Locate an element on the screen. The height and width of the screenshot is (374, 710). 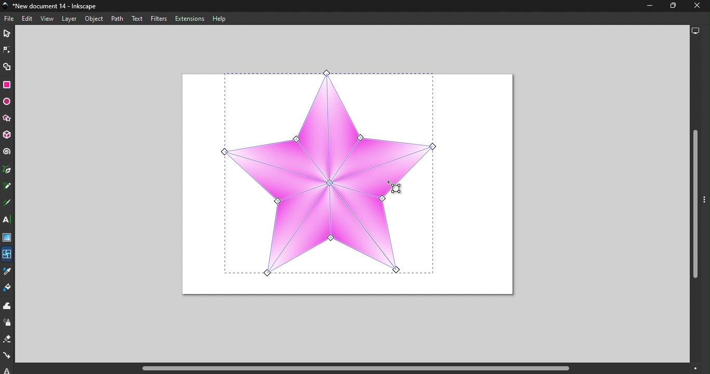
Ellipse/Arc tool is located at coordinates (8, 102).